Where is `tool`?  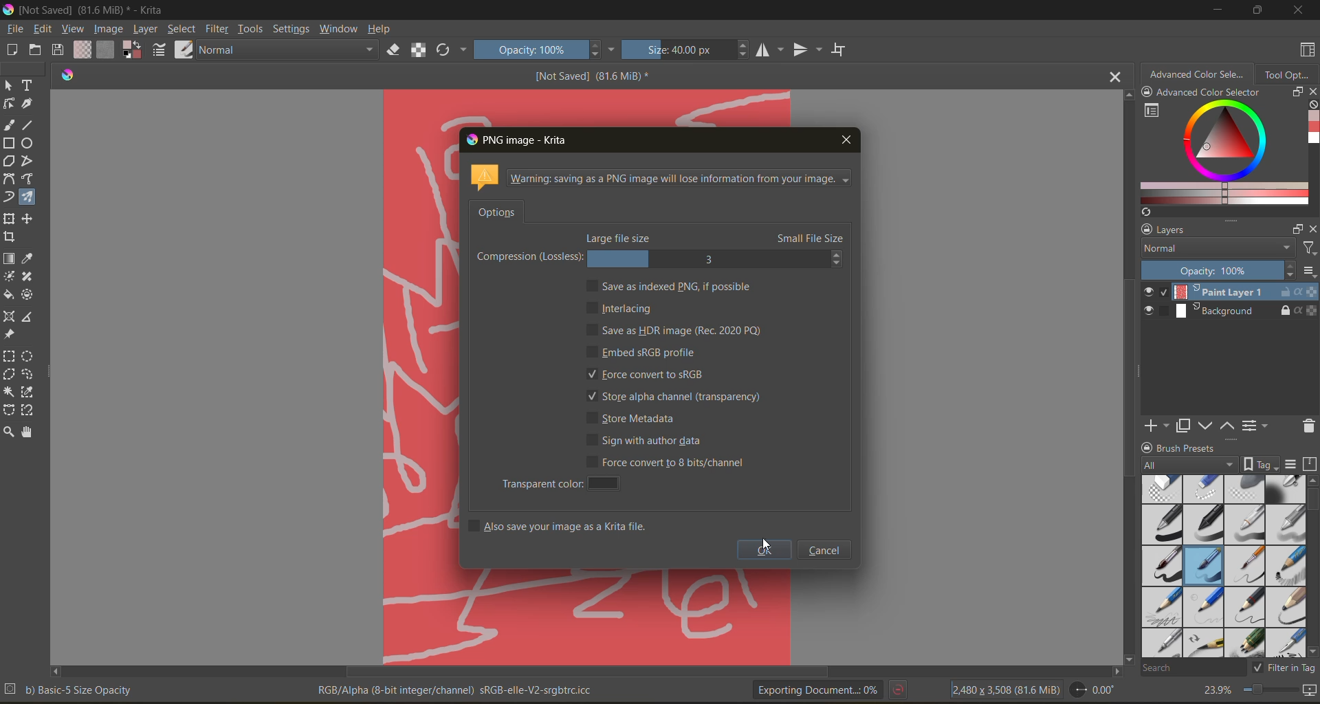 tool is located at coordinates (30, 316).